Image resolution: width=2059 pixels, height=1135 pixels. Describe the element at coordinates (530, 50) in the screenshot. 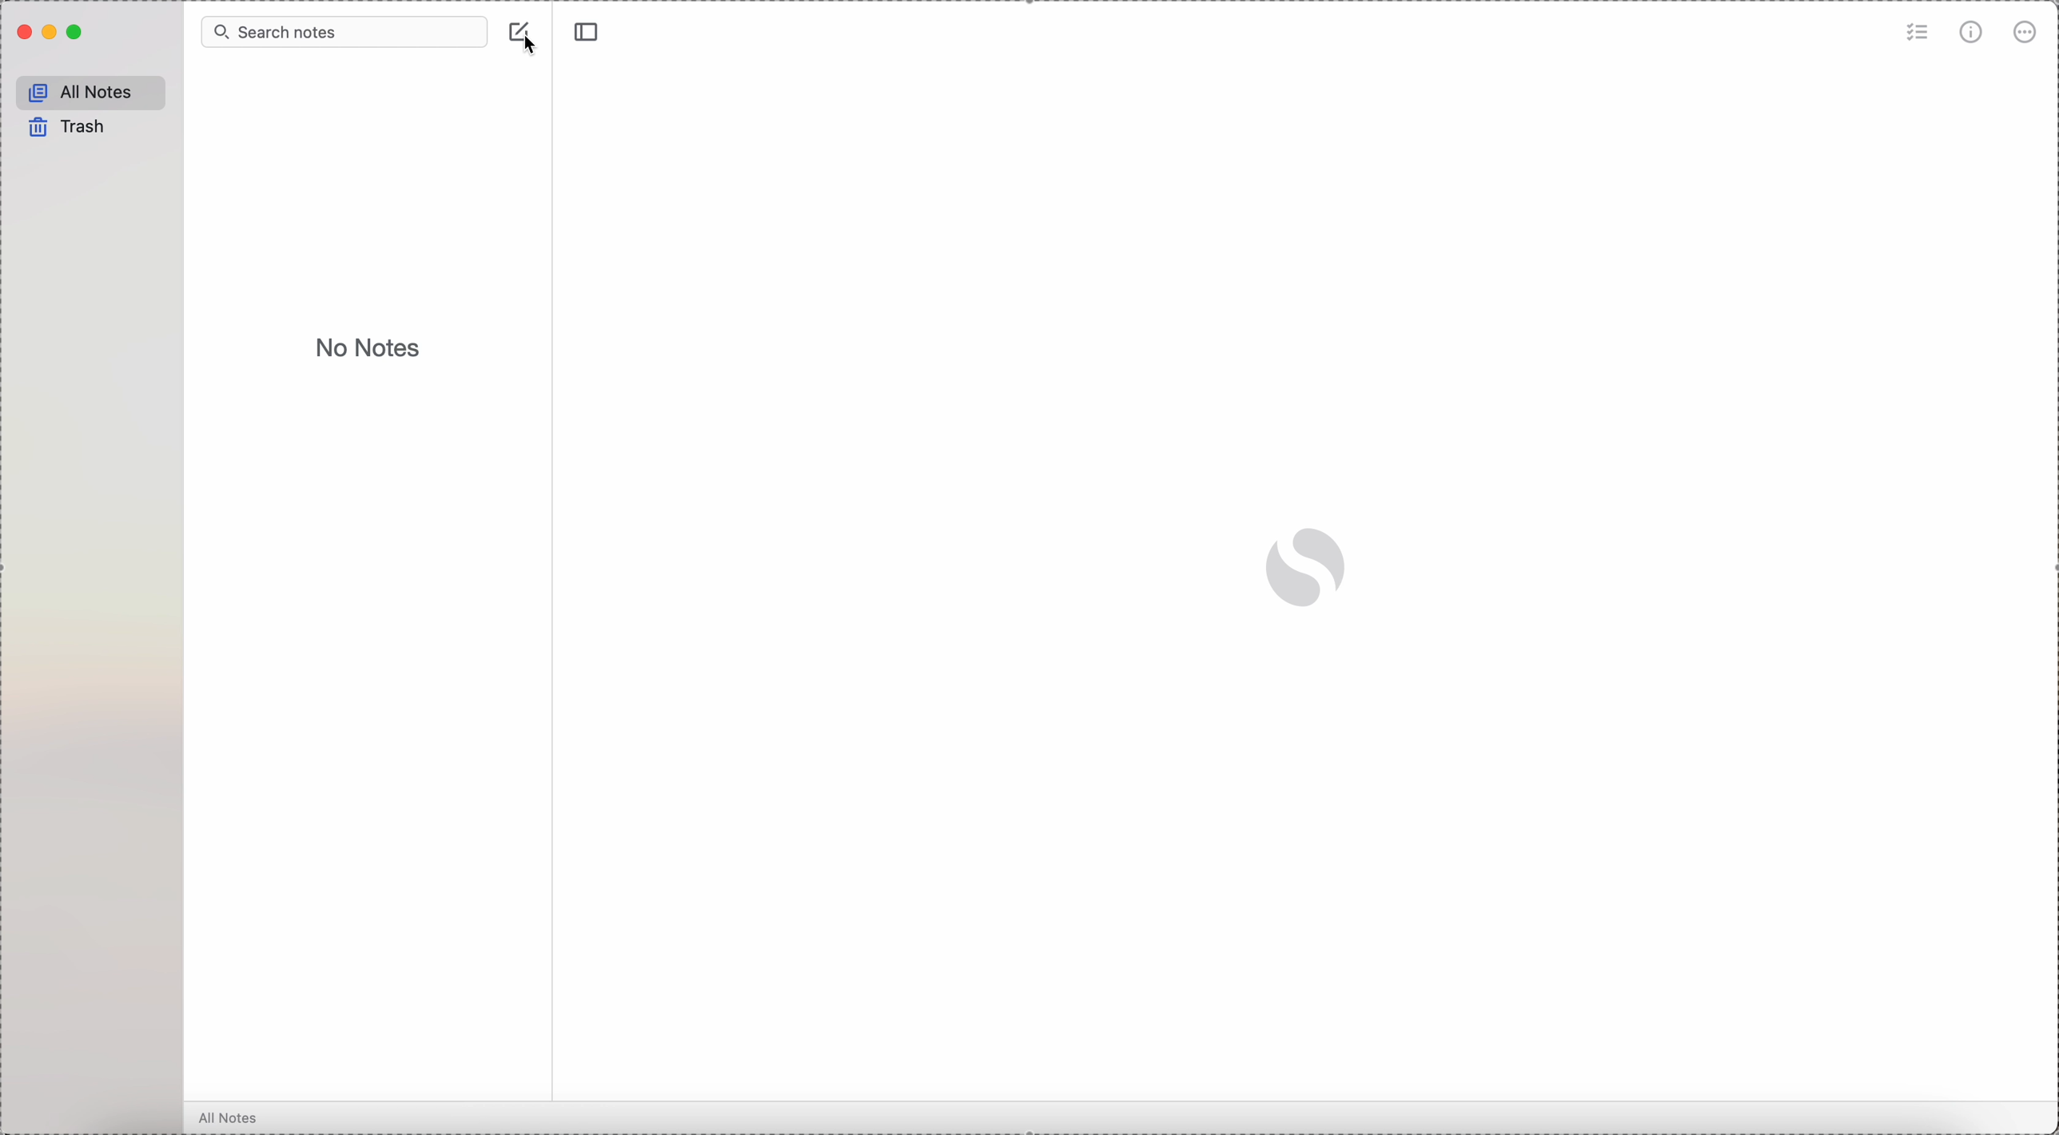

I see `cursor` at that location.